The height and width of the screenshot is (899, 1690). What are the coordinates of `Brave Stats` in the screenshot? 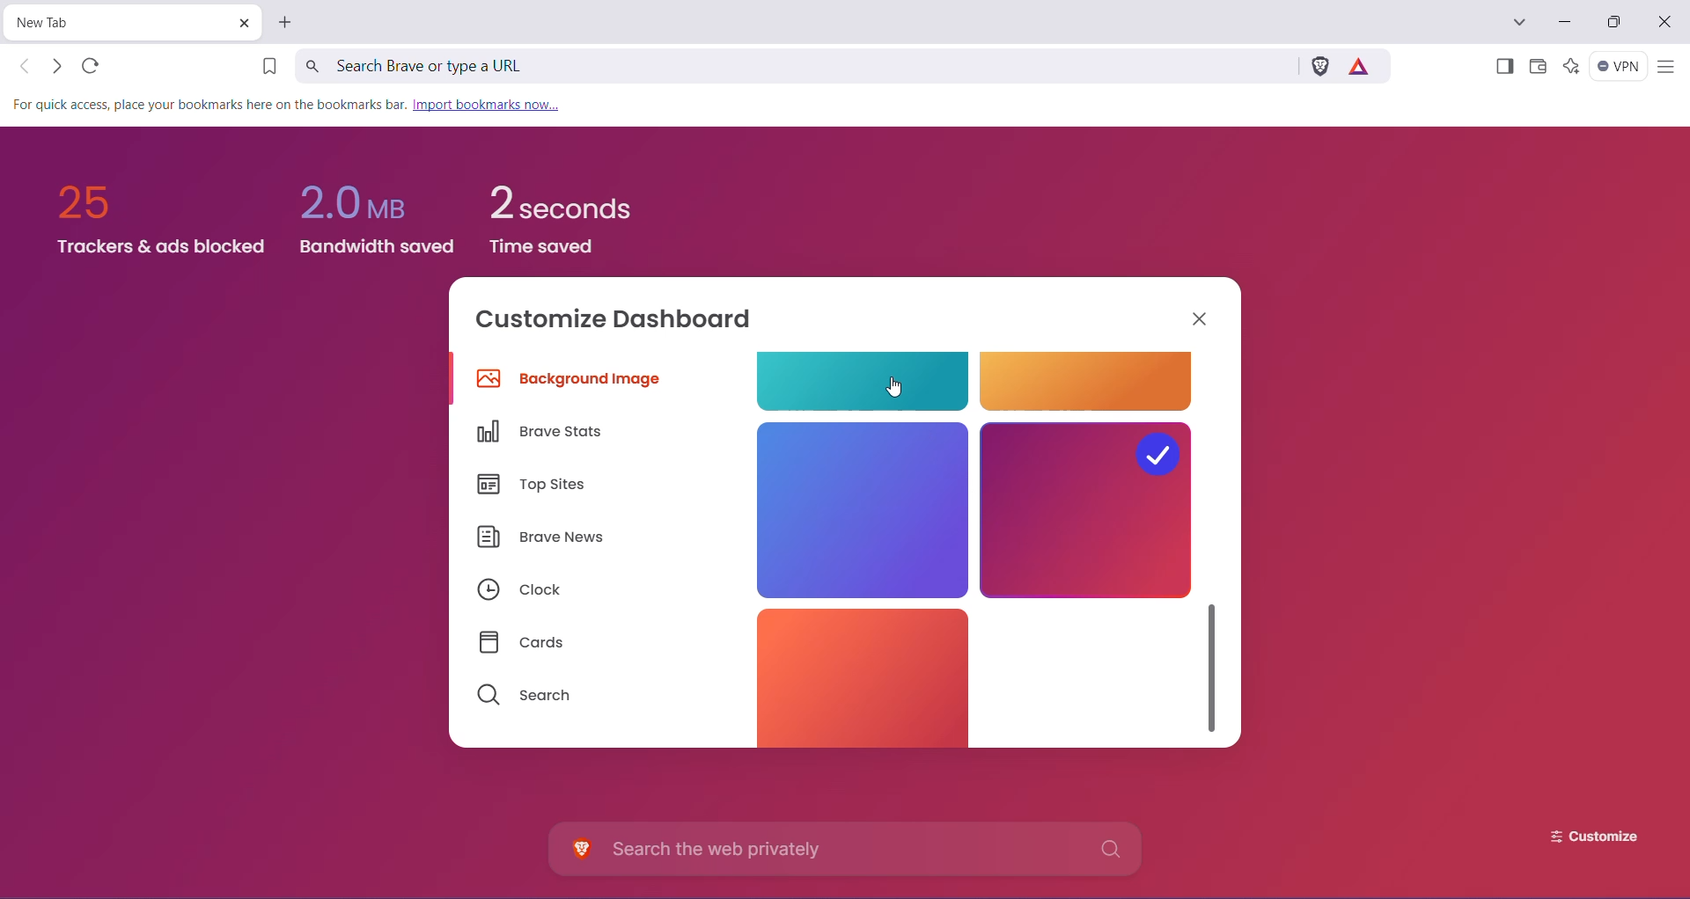 It's located at (547, 432).